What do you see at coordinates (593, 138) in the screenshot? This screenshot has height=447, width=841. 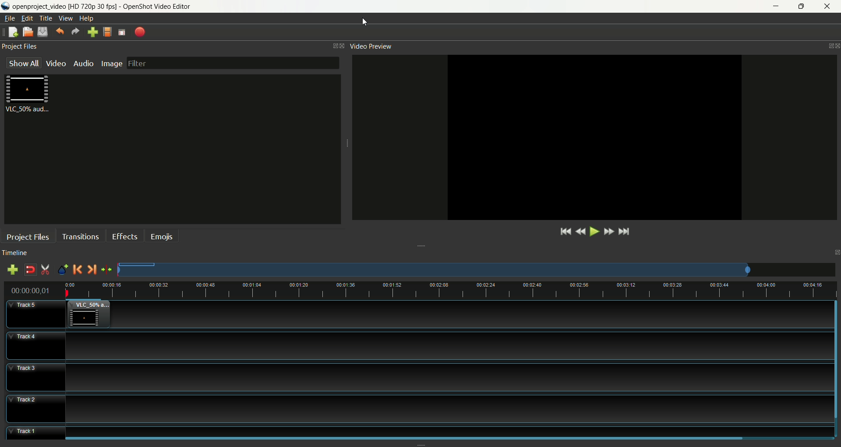 I see `preview` at bounding box center [593, 138].